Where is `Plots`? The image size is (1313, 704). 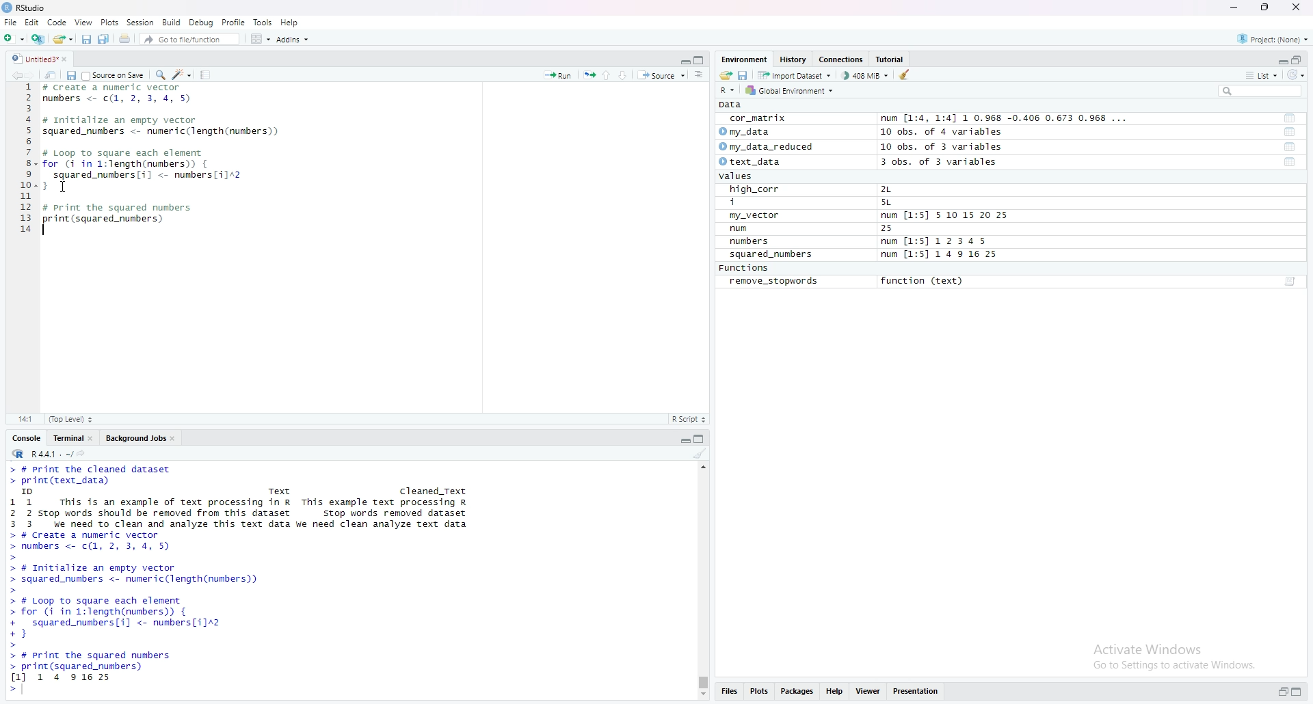 Plots is located at coordinates (109, 22).